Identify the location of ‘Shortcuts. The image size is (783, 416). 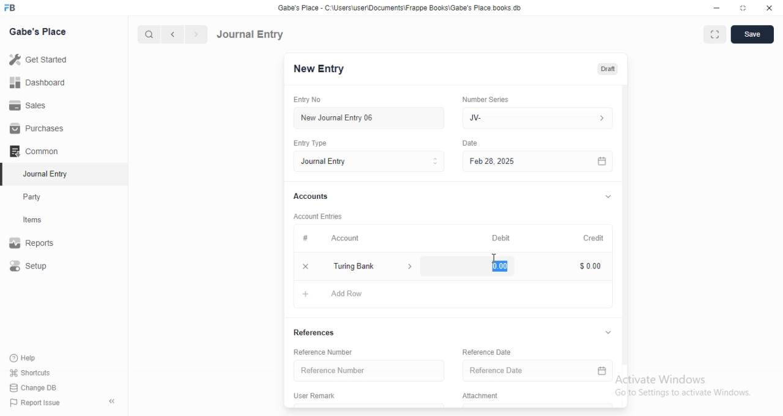
(38, 373).